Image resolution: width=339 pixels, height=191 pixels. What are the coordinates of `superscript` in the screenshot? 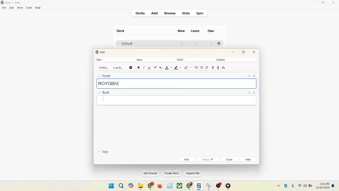 It's located at (155, 67).